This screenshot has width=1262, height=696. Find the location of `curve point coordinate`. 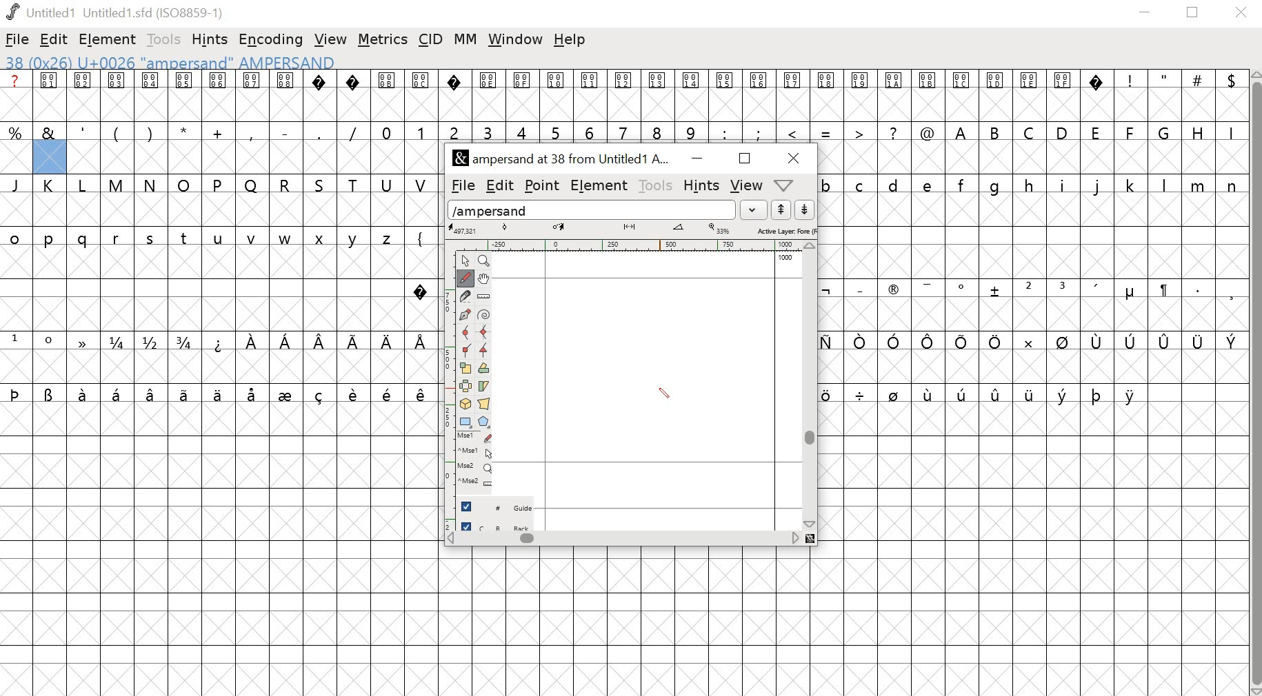

curve point coordinate is located at coordinates (505, 228).